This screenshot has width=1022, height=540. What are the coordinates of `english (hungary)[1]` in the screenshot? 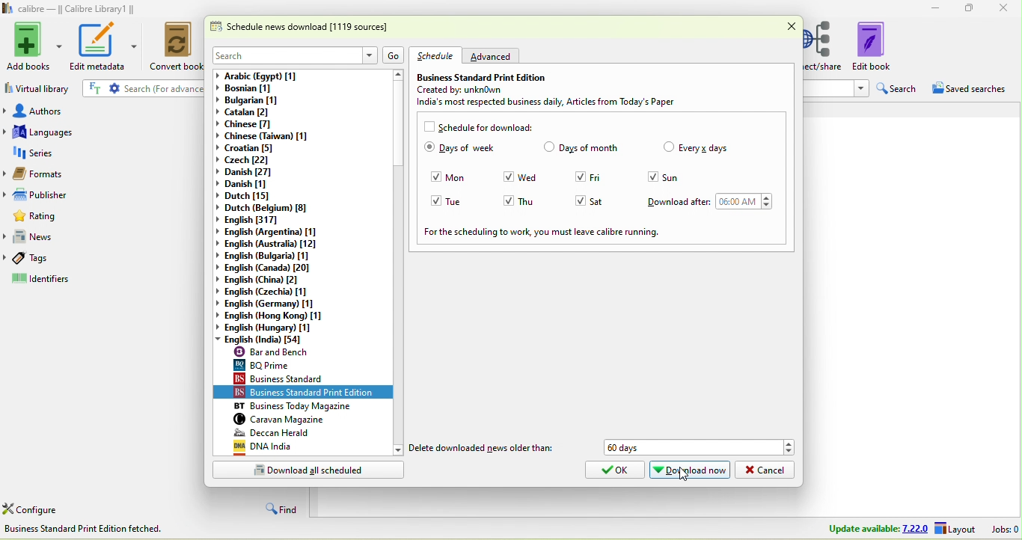 It's located at (276, 328).